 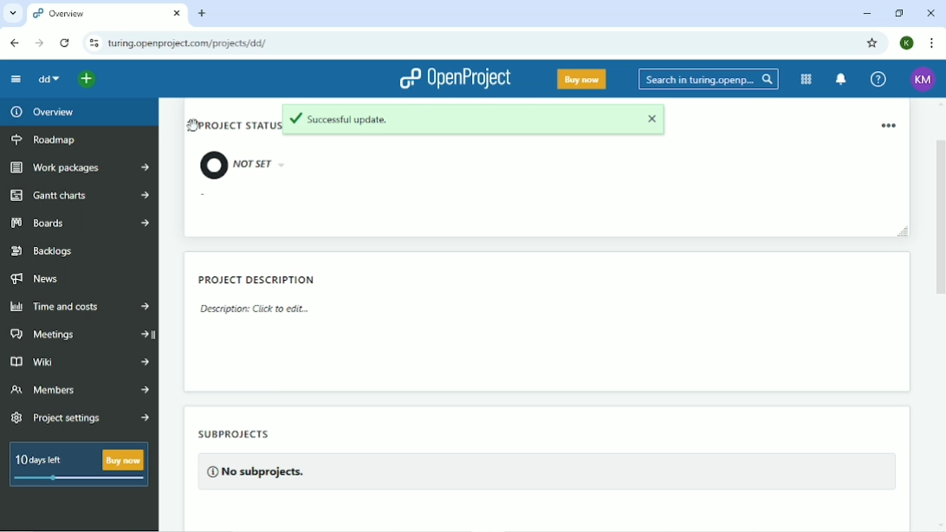 I want to click on Search, so click(x=709, y=79).